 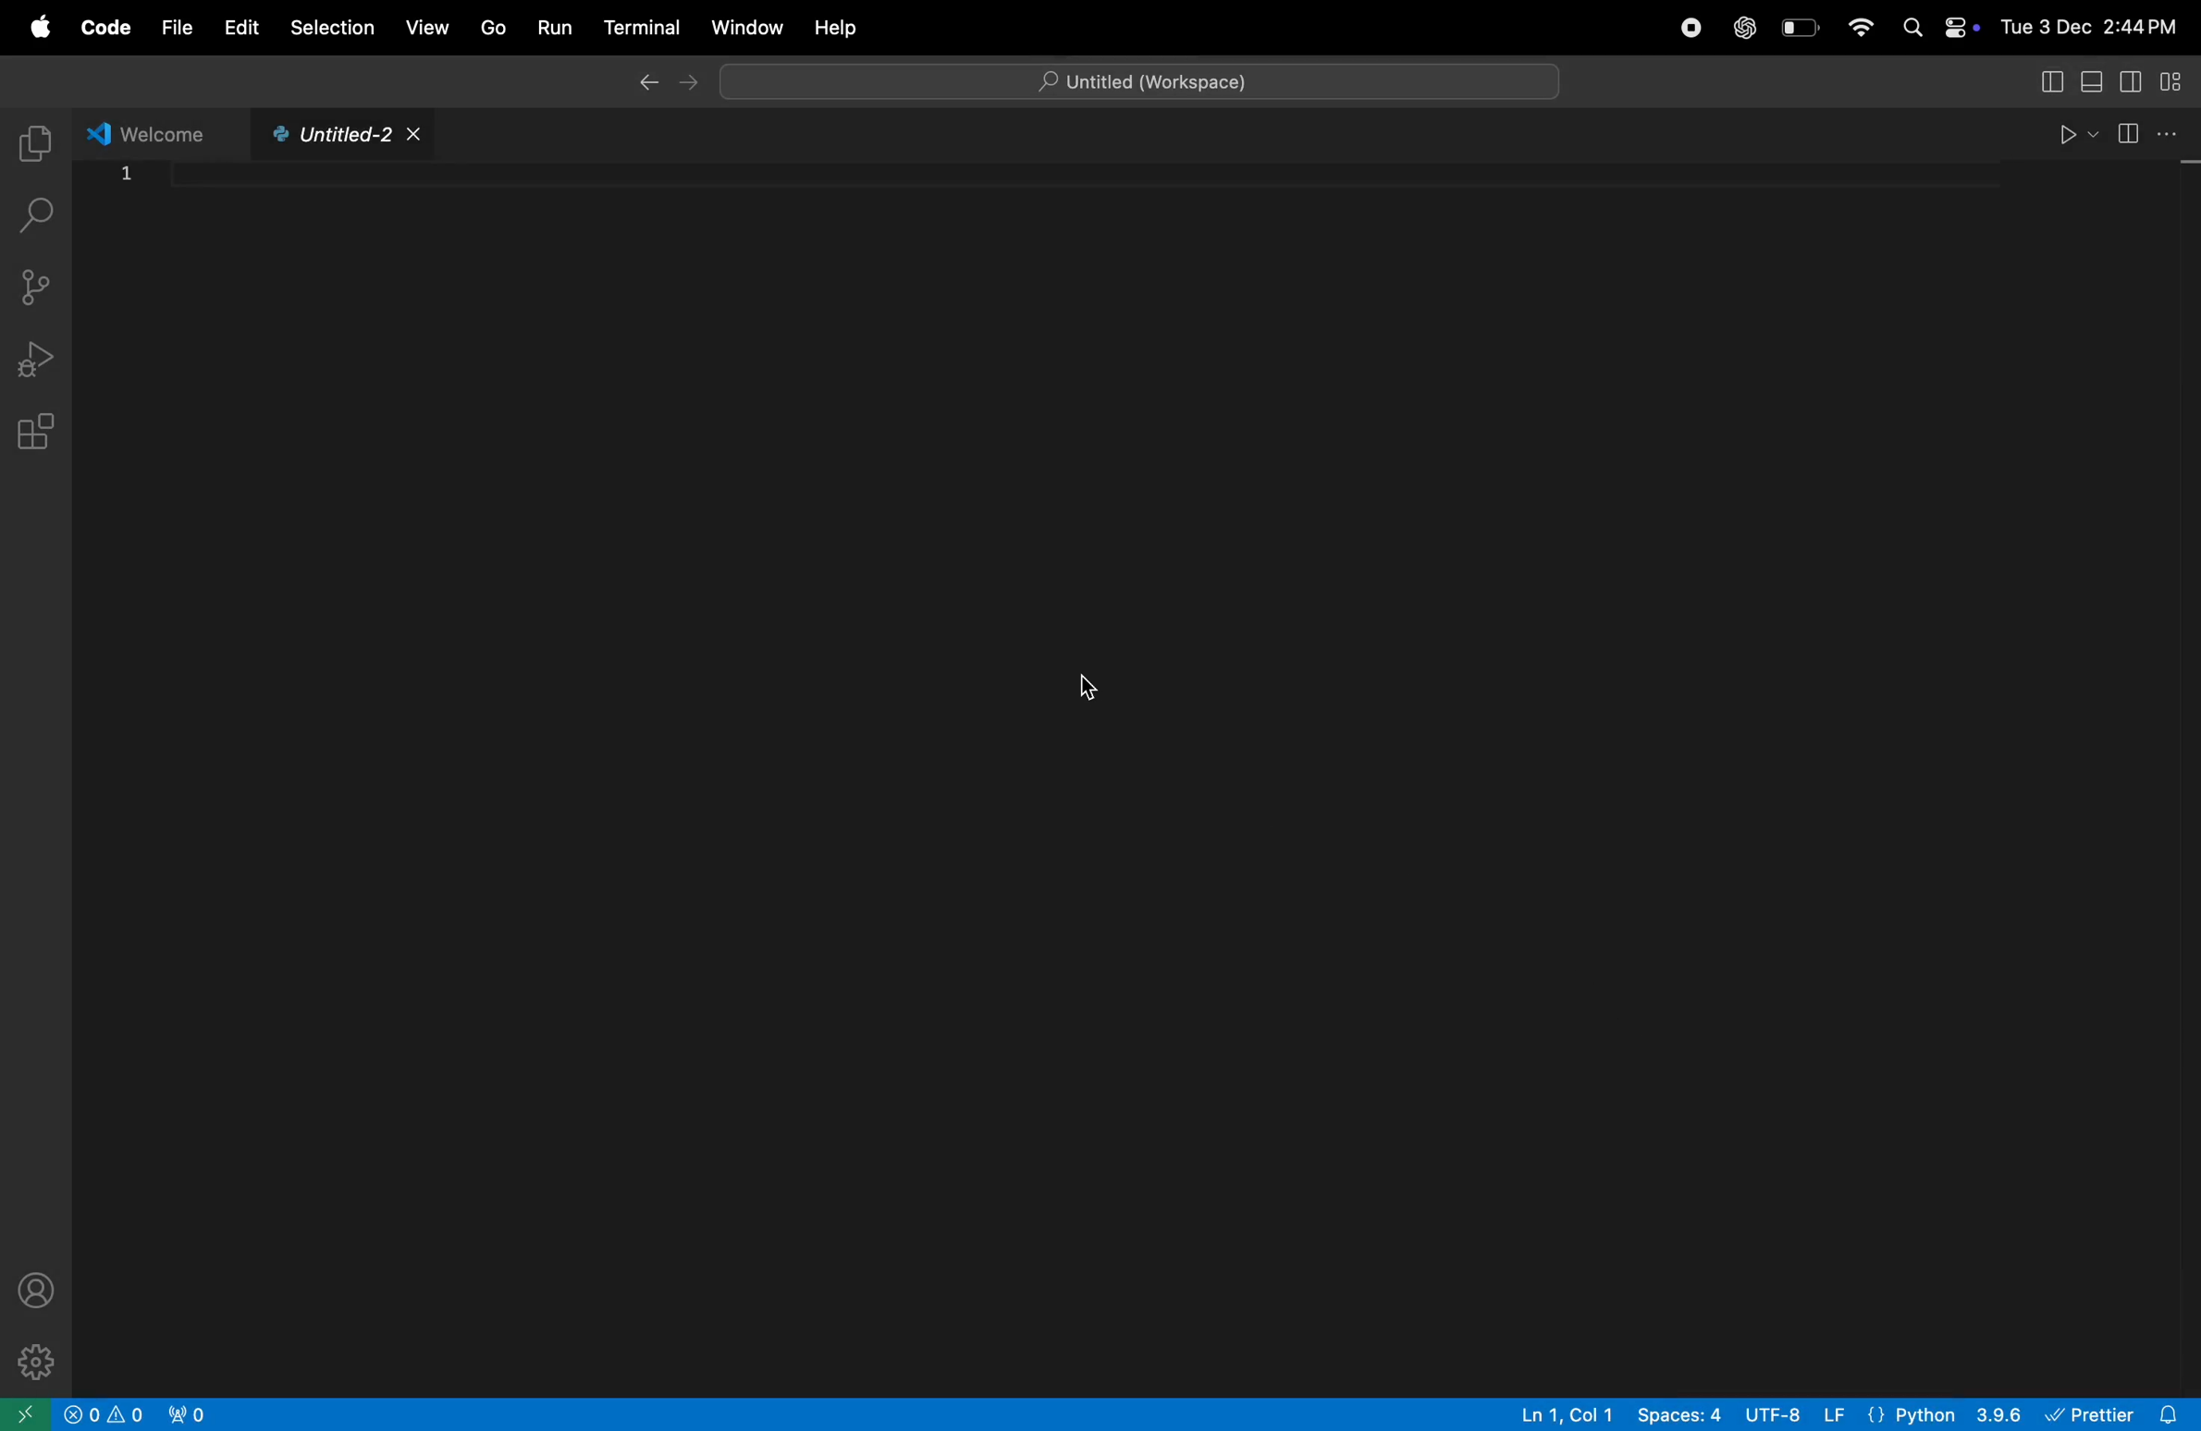 I want to click on python , so click(x=1946, y=1413).